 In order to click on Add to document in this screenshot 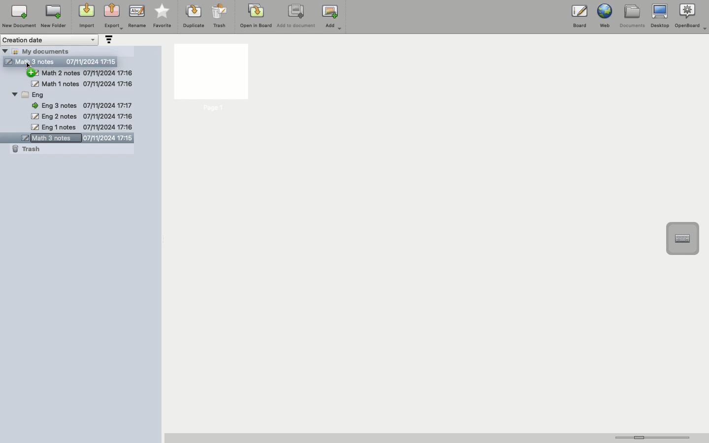, I will do `click(297, 17)`.